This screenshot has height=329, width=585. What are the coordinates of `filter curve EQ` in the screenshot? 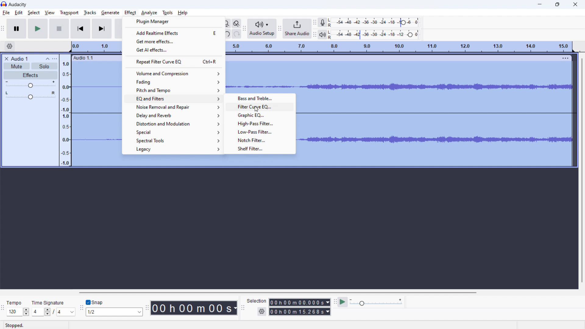 It's located at (259, 107).